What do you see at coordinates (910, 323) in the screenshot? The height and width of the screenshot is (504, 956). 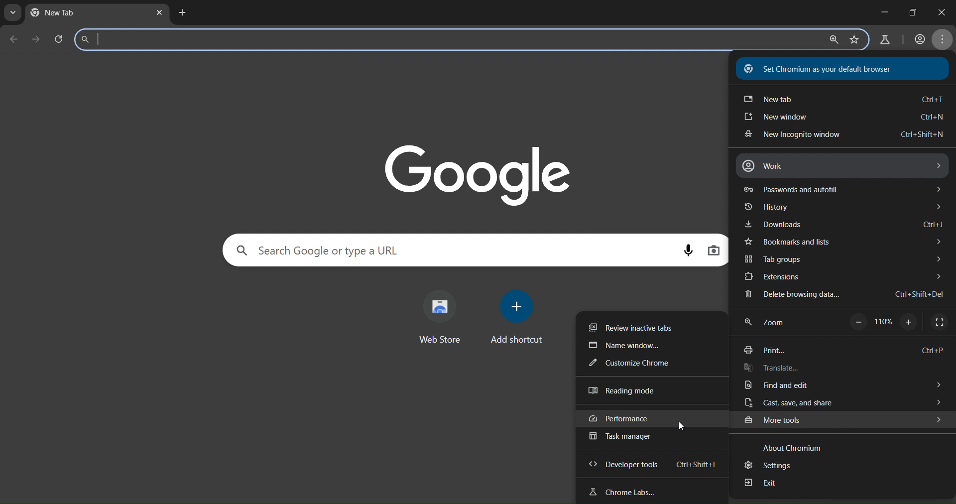 I see `zoom in` at bounding box center [910, 323].